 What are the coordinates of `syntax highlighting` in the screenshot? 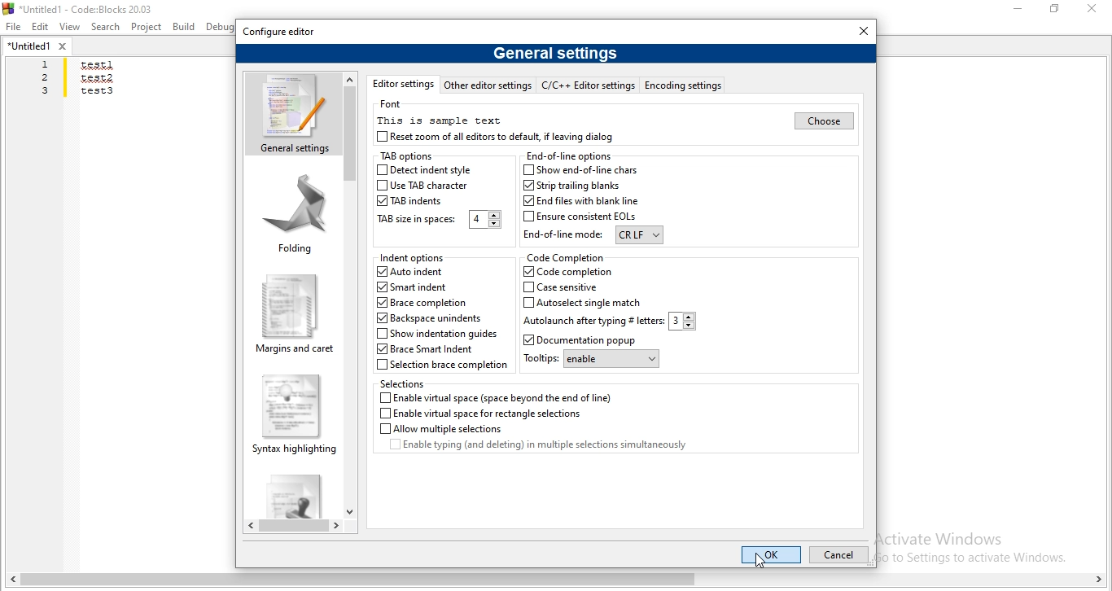 It's located at (291, 414).